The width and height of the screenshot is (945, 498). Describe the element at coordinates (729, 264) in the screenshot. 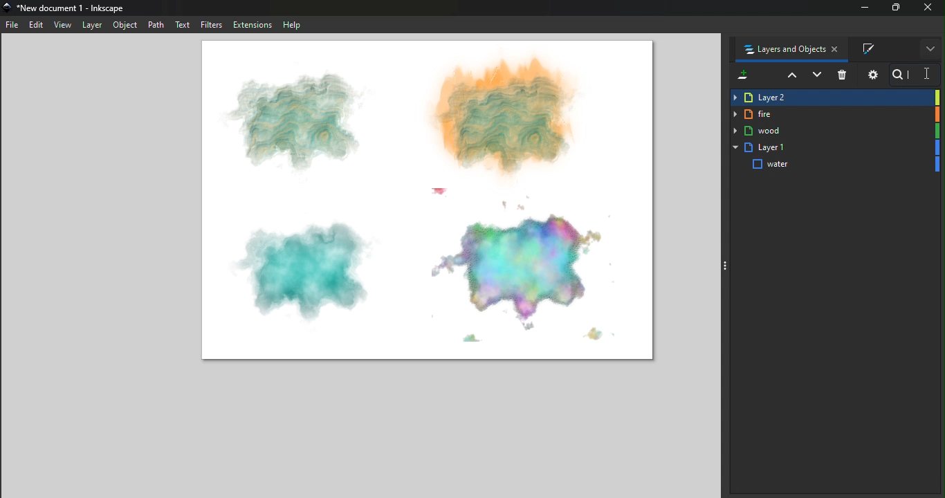

I see `Toggle command panel` at that location.